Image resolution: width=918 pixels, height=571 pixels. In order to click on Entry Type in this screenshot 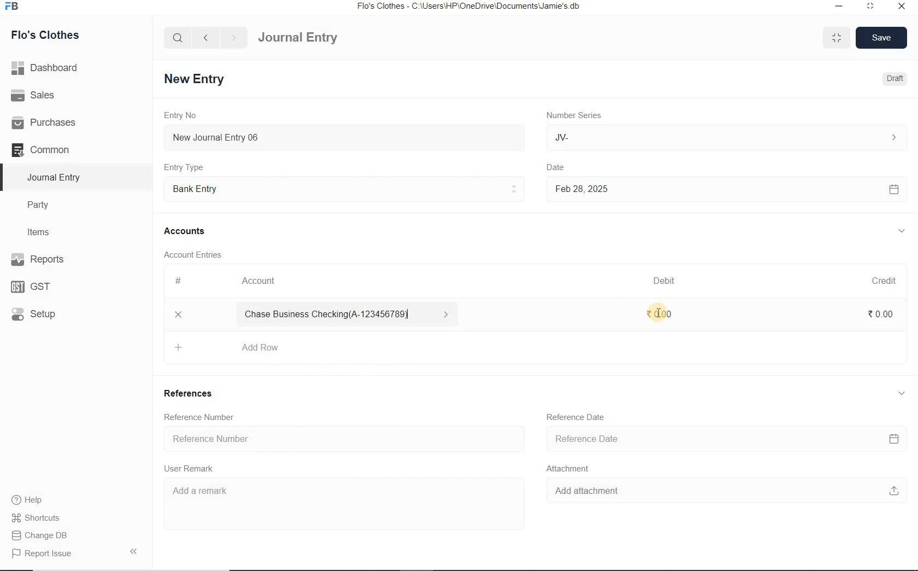, I will do `click(187, 167)`.